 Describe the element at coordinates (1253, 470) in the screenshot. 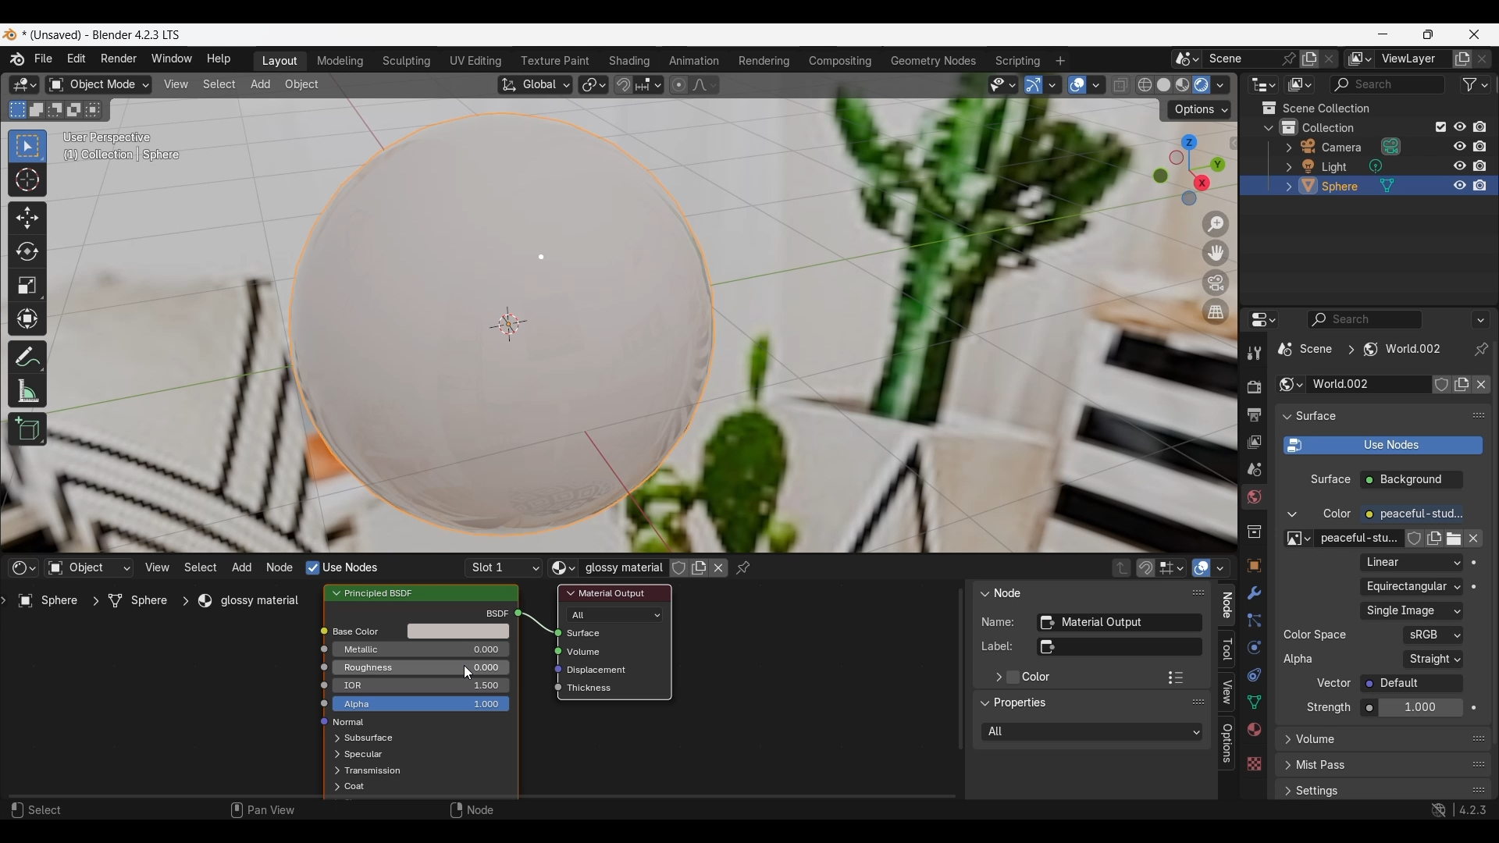

I see `Scene properties` at that location.